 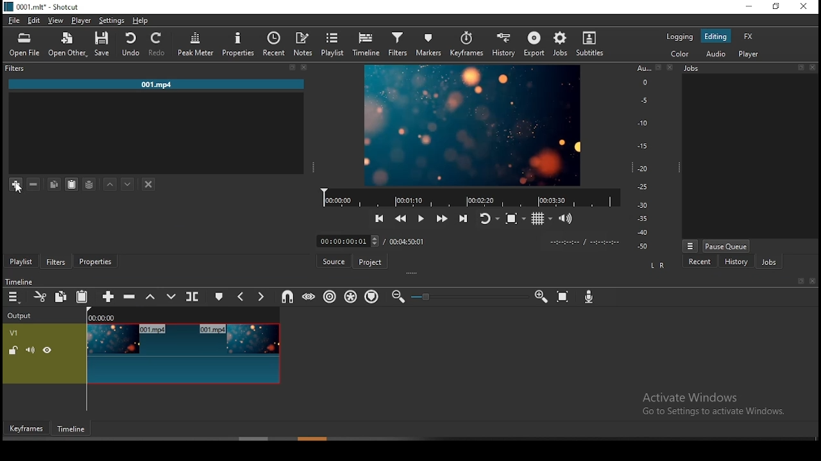 I want to click on restore, so click(x=777, y=6).